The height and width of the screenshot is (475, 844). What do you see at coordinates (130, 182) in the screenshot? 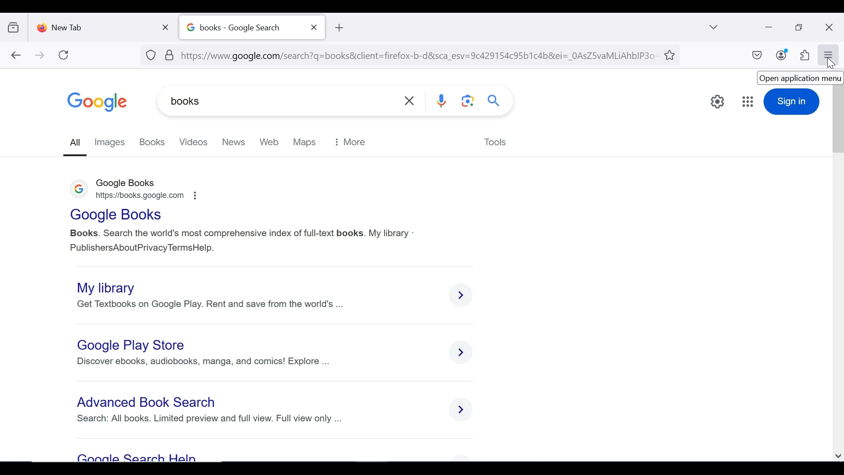
I see `google books` at bounding box center [130, 182].